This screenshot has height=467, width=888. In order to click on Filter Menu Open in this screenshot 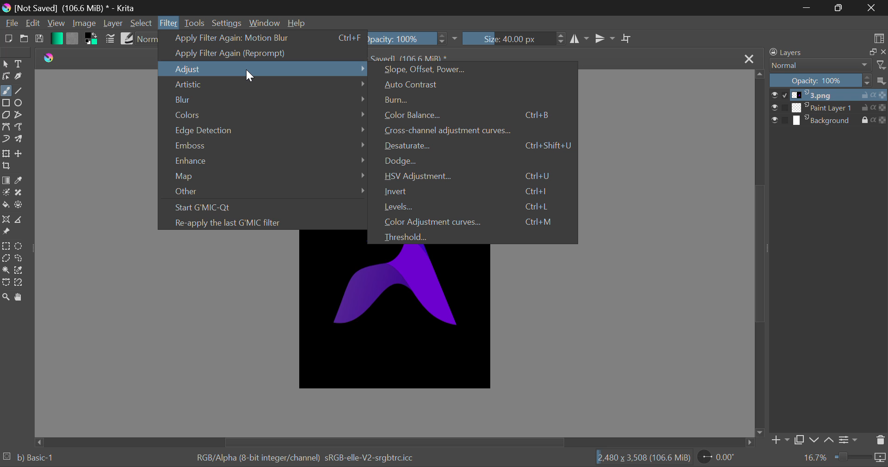, I will do `click(168, 22)`.